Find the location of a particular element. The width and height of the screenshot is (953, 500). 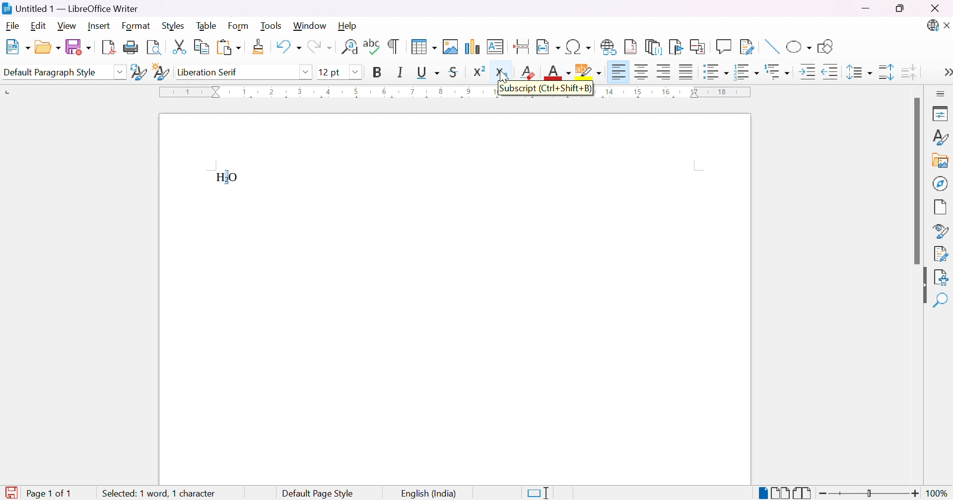

Open is located at coordinates (47, 46).